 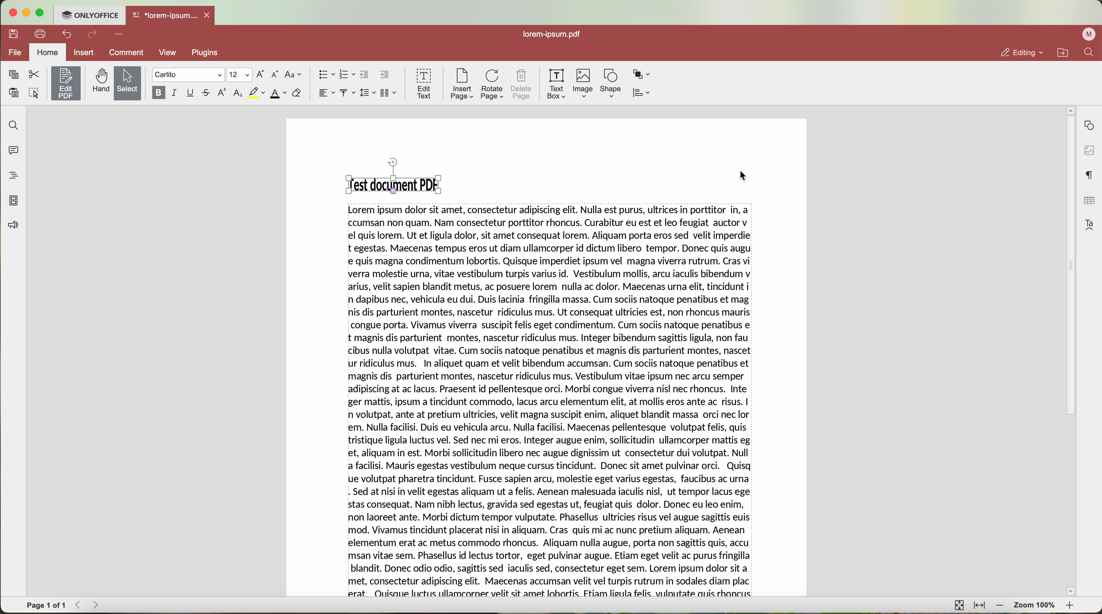 I want to click on find, so click(x=1090, y=53).